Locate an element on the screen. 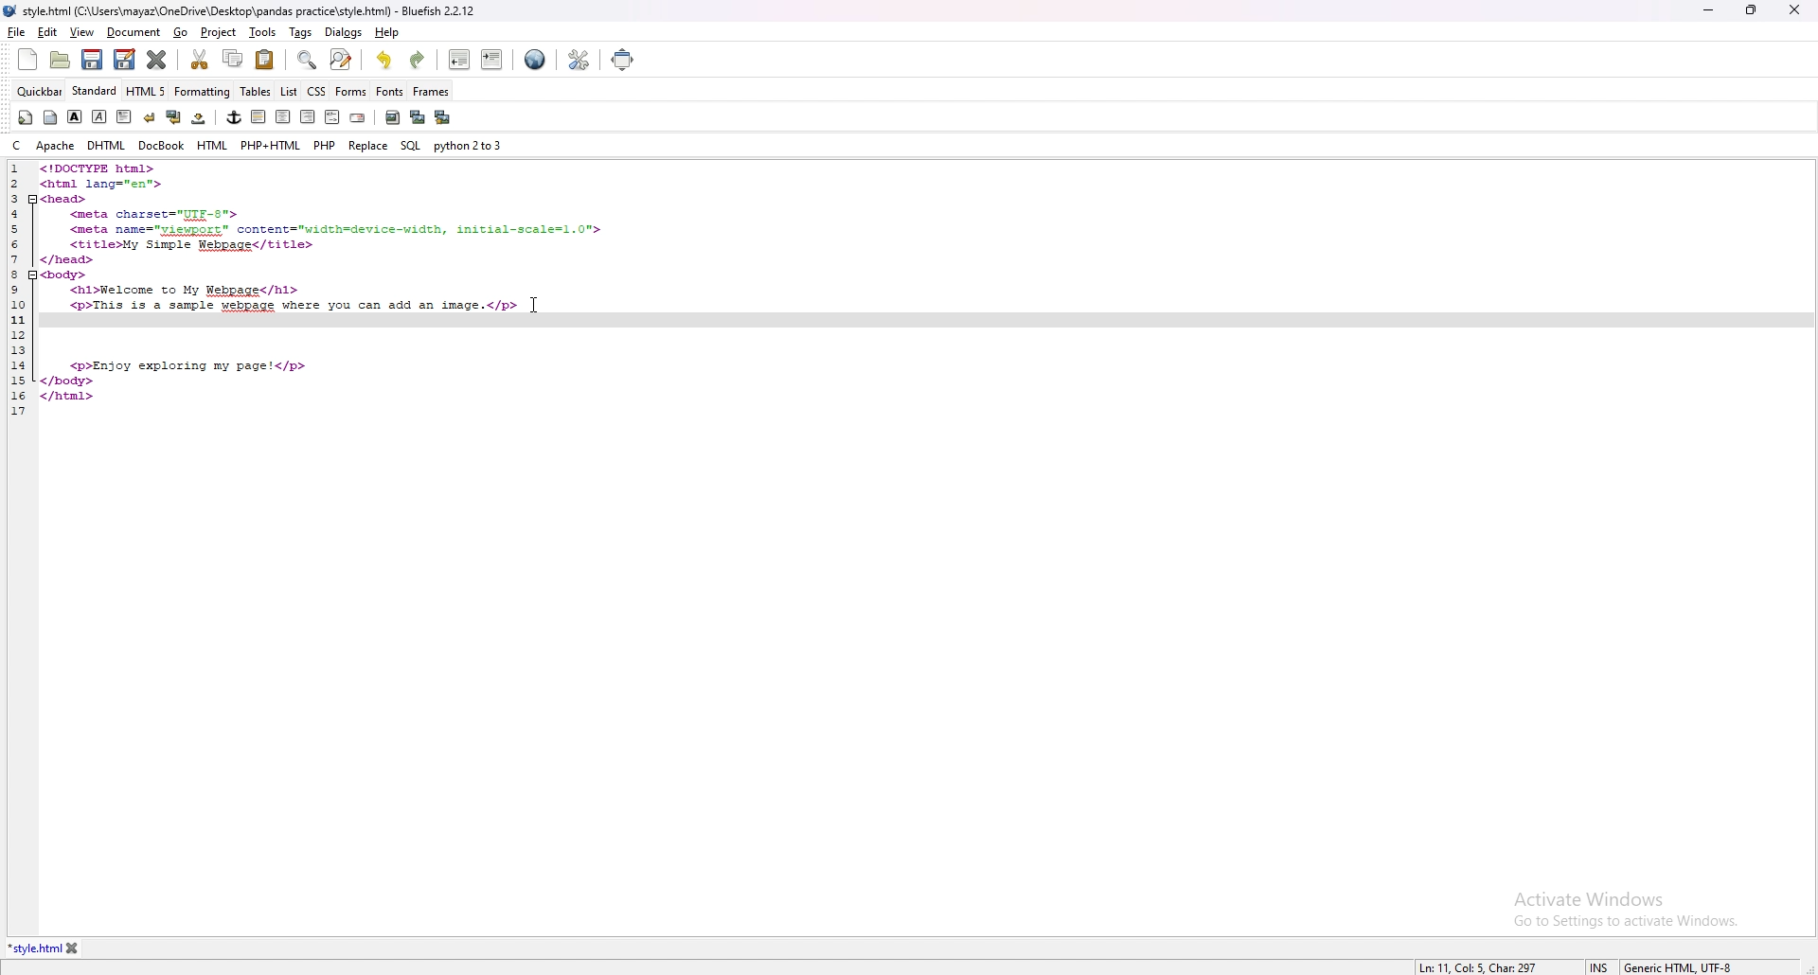 Image resolution: width=1818 pixels, height=975 pixels. save as is located at coordinates (124, 61).